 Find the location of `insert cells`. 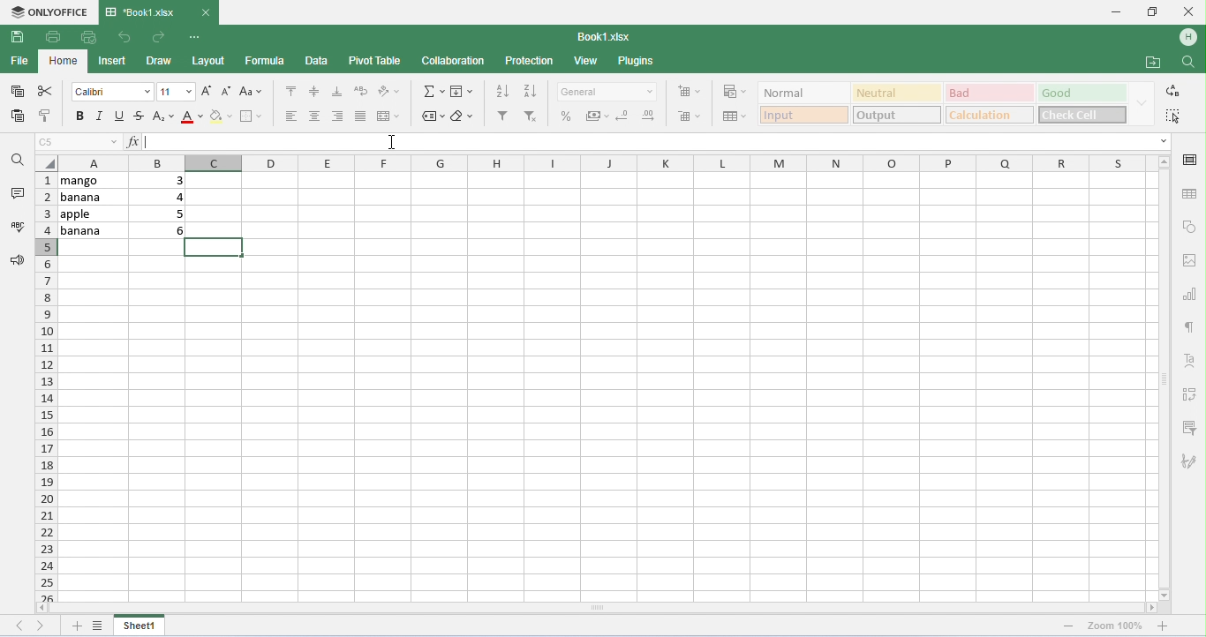

insert cells is located at coordinates (688, 92).